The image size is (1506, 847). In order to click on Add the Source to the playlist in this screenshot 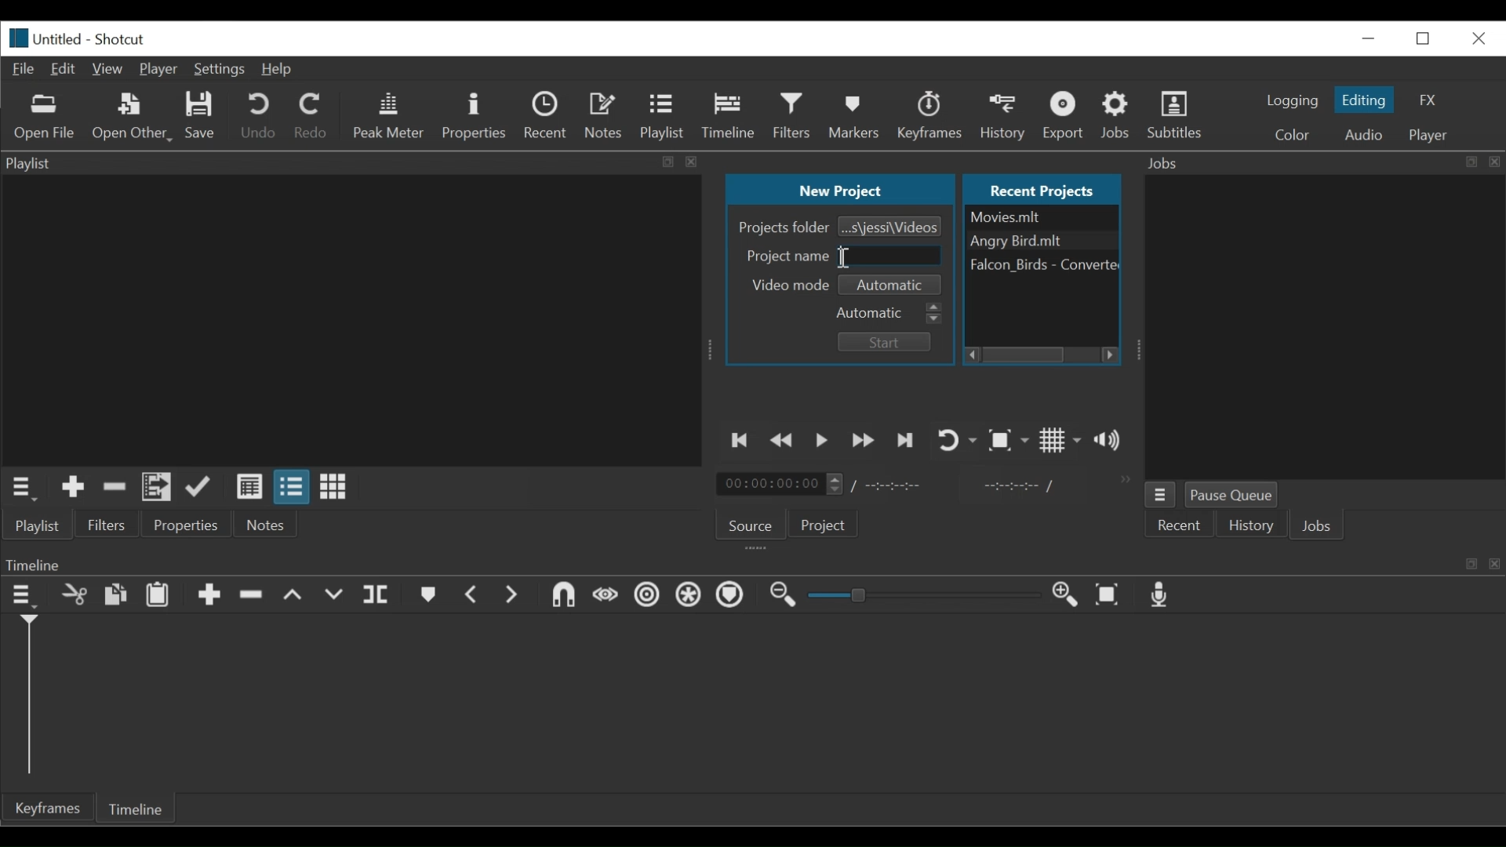, I will do `click(74, 487)`.